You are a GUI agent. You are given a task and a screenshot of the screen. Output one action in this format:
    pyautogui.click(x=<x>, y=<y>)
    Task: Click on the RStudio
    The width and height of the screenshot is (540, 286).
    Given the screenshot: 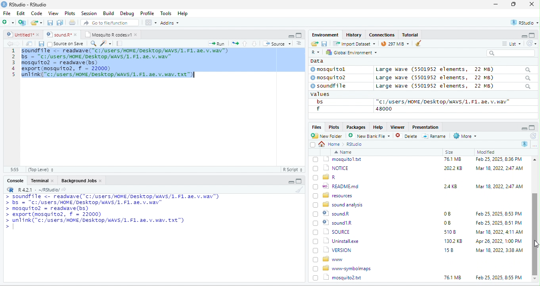 What is the action you would take?
    pyautogui.click(x=25, y=4)
    